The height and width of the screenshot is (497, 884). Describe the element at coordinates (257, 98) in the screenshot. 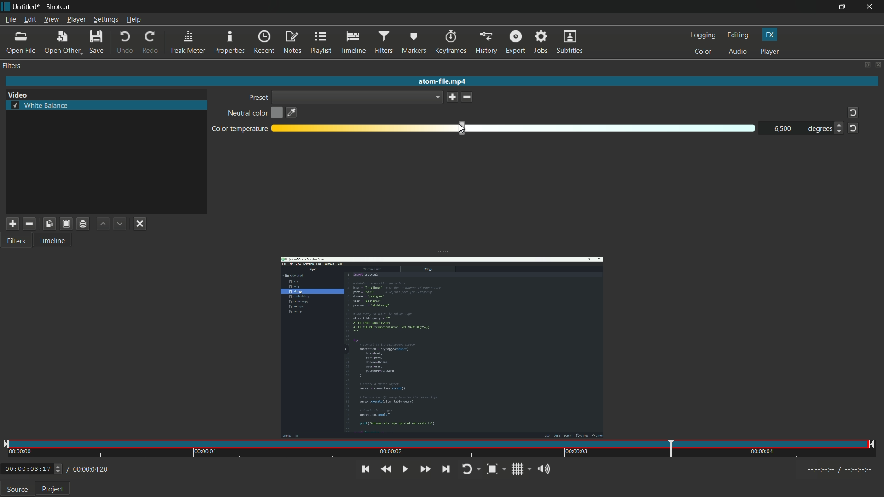

I see `preset` at that location.